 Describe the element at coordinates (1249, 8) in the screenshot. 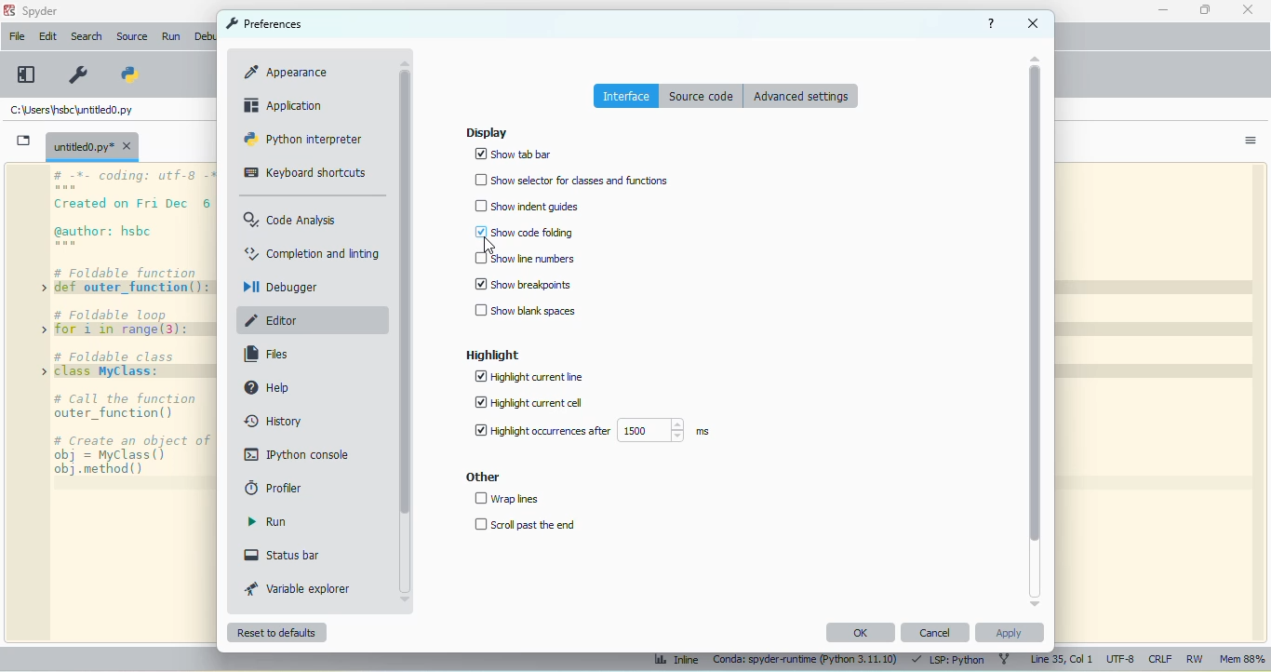

I see `close` at that location.